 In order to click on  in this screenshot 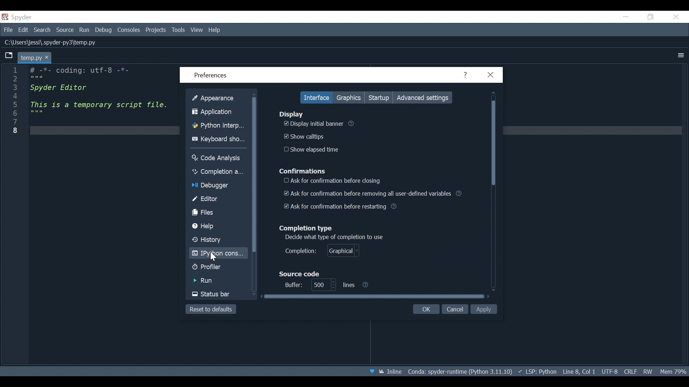, I will do `click(12, 109)`.